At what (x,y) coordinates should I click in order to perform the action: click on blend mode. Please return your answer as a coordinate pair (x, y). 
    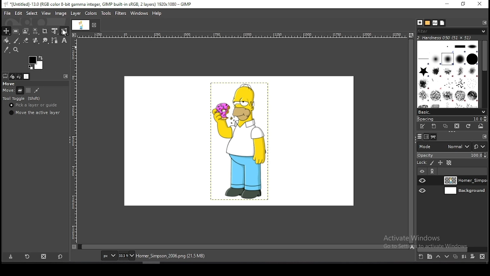
    Looking at the image, I should click on (442, 146).